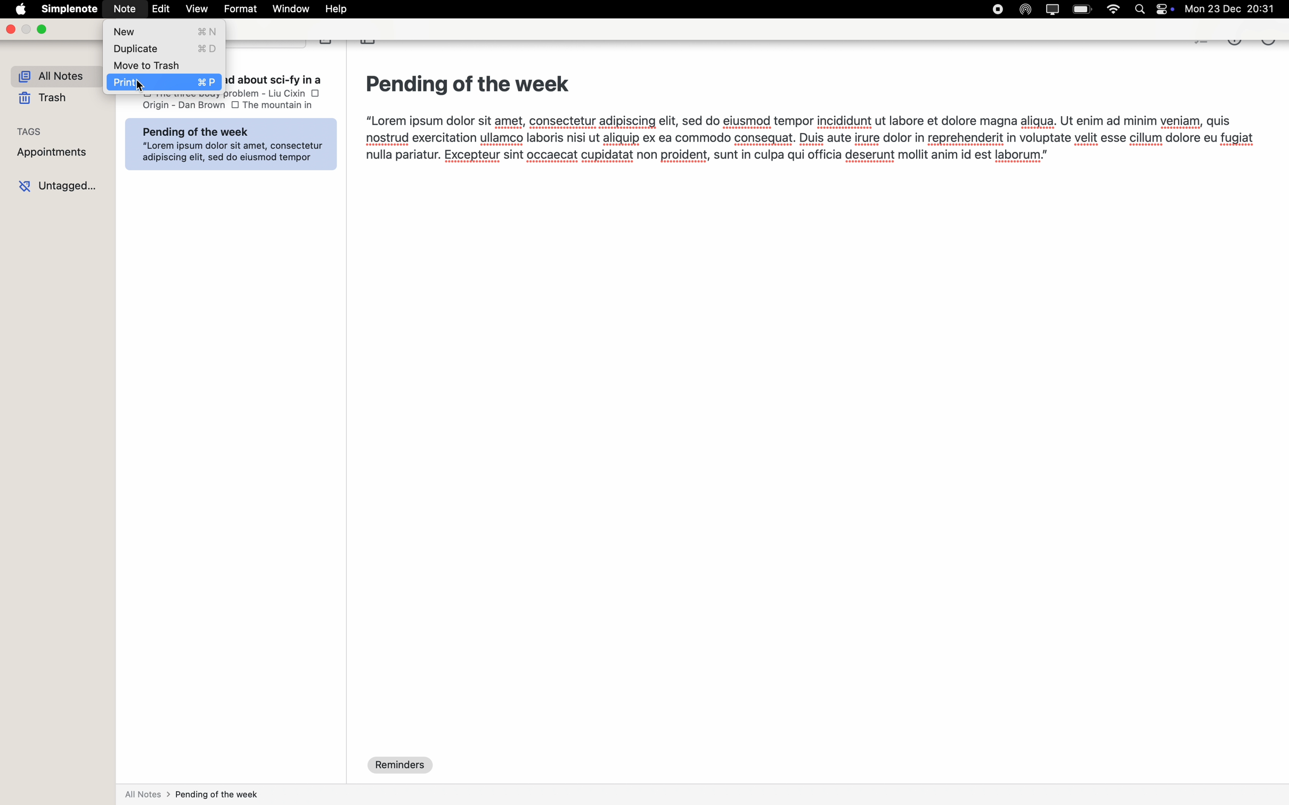 The image size is (1289, 805). Describe the element at coordinates (162, 10) in the screenshot. I see `edit` at that location.